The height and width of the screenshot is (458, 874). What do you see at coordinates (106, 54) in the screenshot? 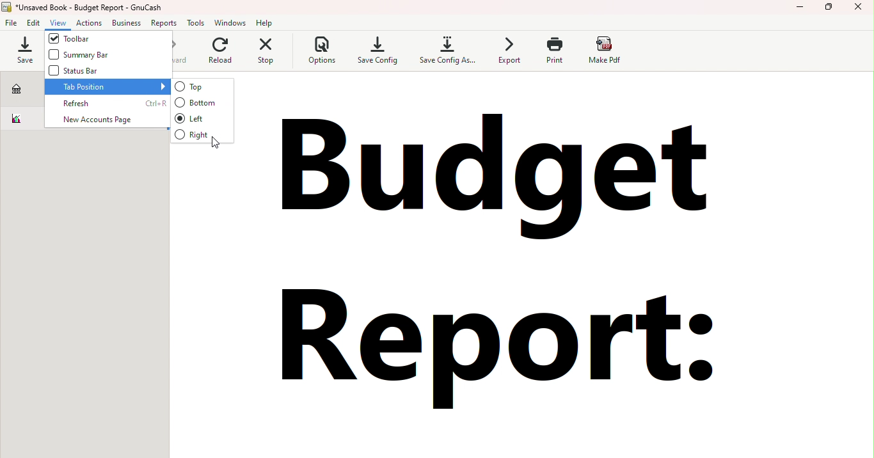
I see `Summary Bar` at bounding box center [106, 54].